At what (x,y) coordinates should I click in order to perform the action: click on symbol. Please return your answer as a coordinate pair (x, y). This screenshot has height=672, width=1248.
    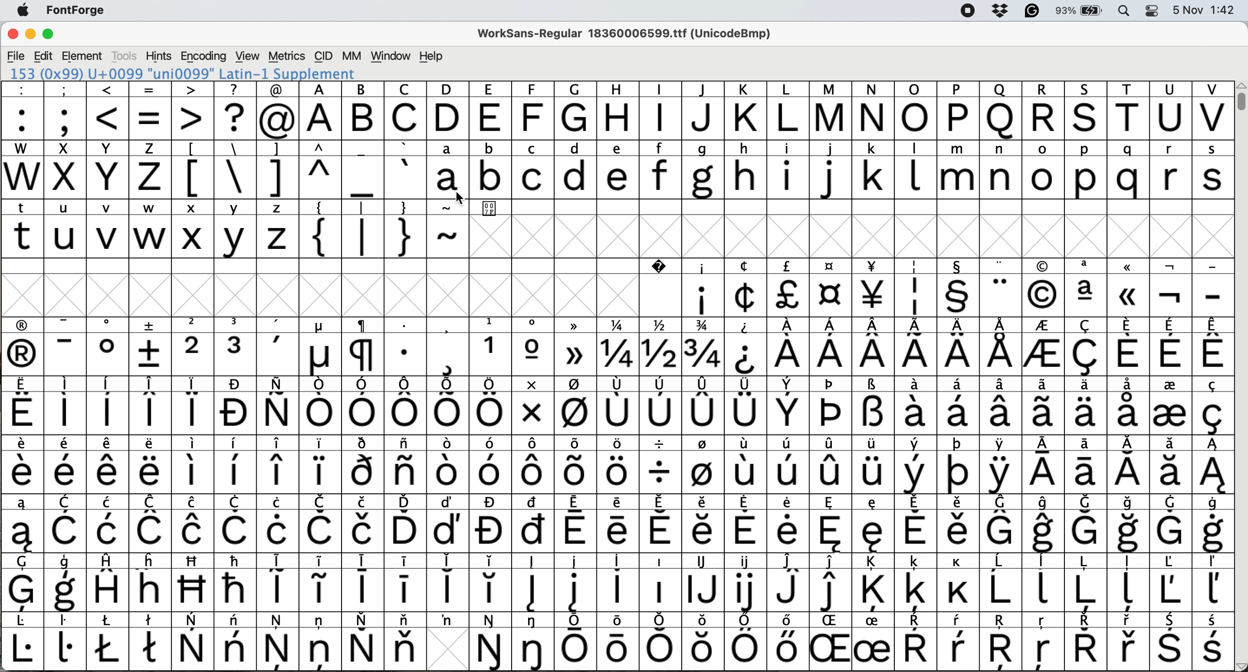
    Looking at the image, I should click on (531, 406).